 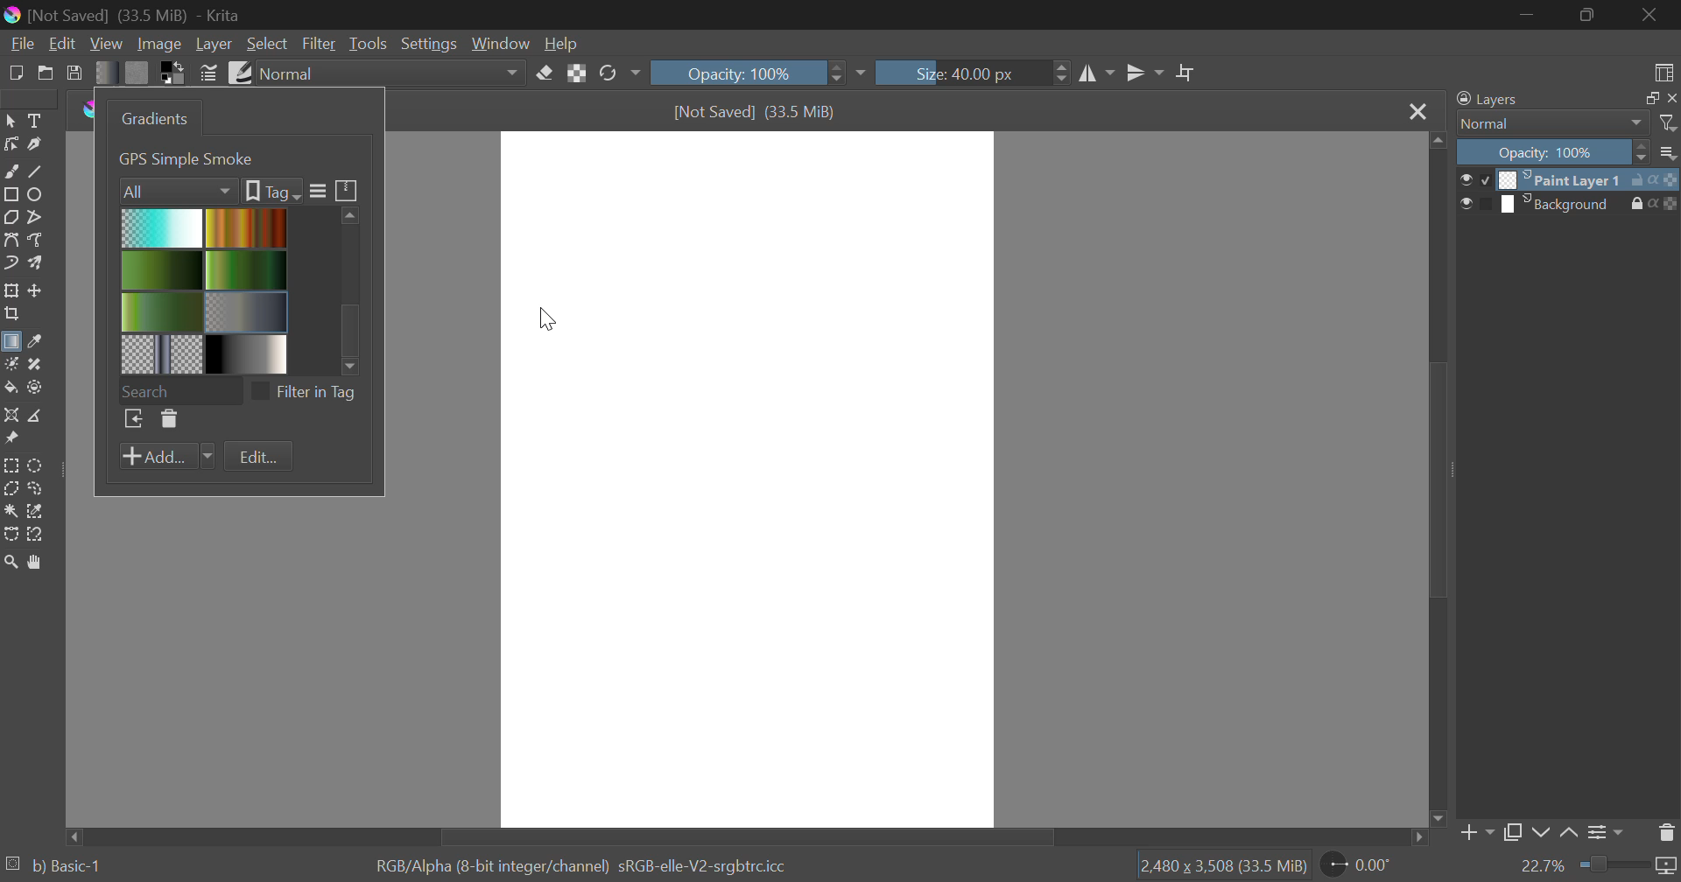 I want to click on Choose Workspace, so click(x=1661, y=69).